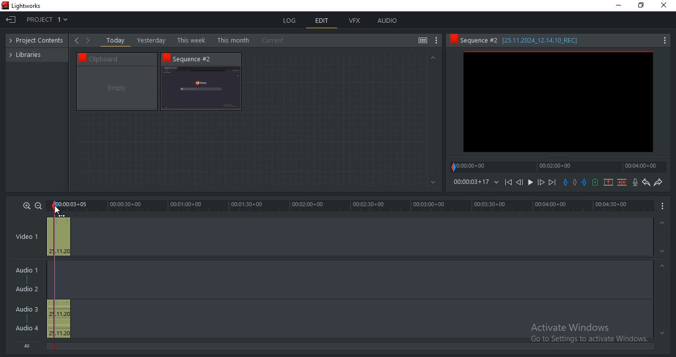  I want to click on Greyed out down arrow, so click(664, 253).